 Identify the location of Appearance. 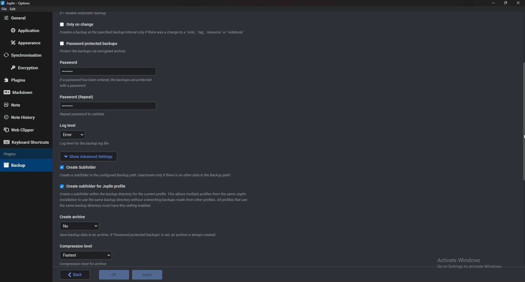
(26, 43).